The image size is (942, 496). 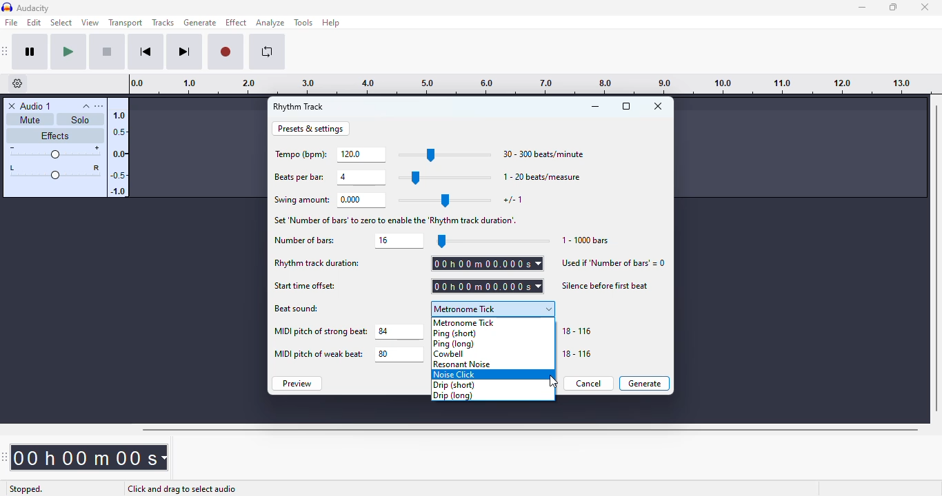 I want to click on set number of bars, so click(x=399, y=240).